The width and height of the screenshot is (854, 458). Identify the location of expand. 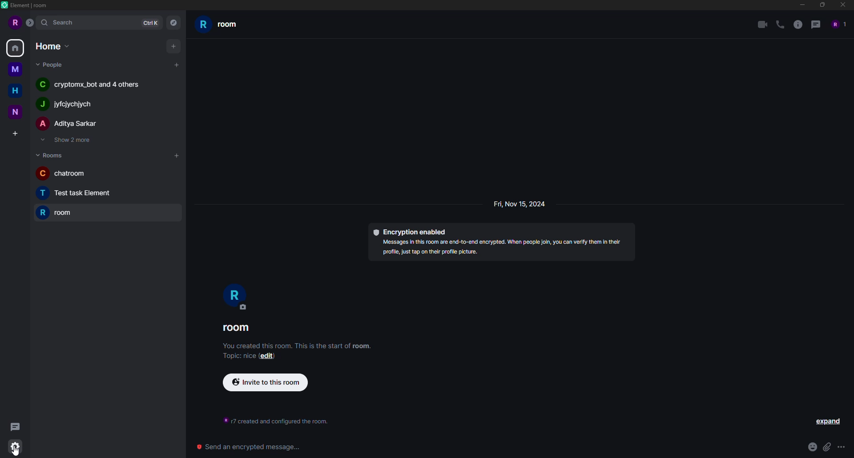
(30, 22).